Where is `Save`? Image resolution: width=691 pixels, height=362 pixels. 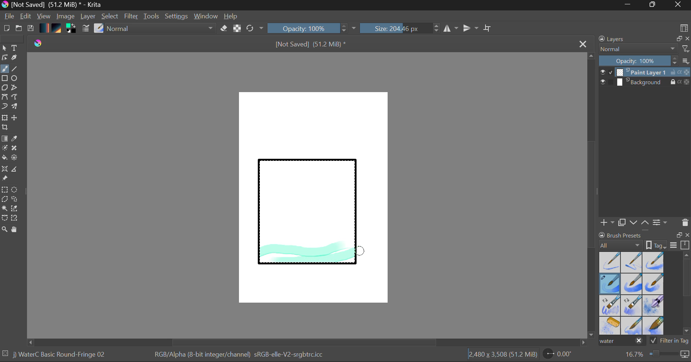
Save is located at coordinates (30, 29).